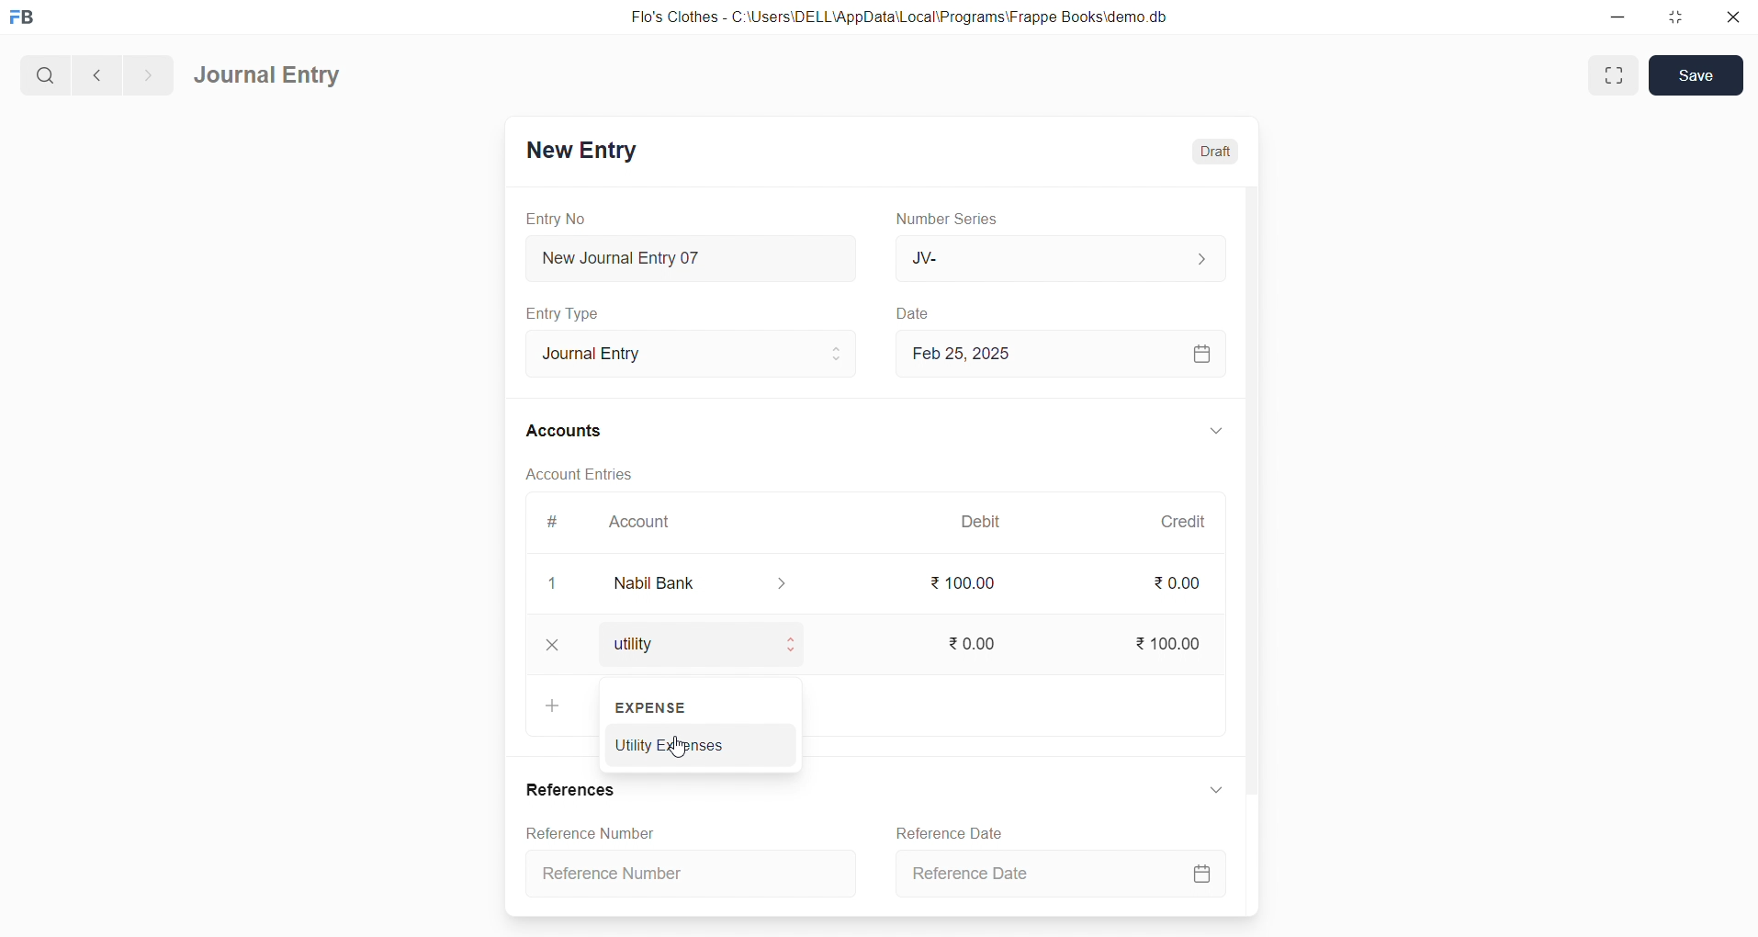 This screenshot has height=937, width=1758. I want to click on resize, so click(1673, 17).